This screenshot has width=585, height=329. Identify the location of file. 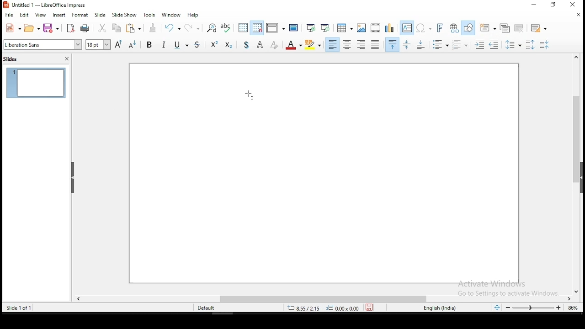
(9, 14).